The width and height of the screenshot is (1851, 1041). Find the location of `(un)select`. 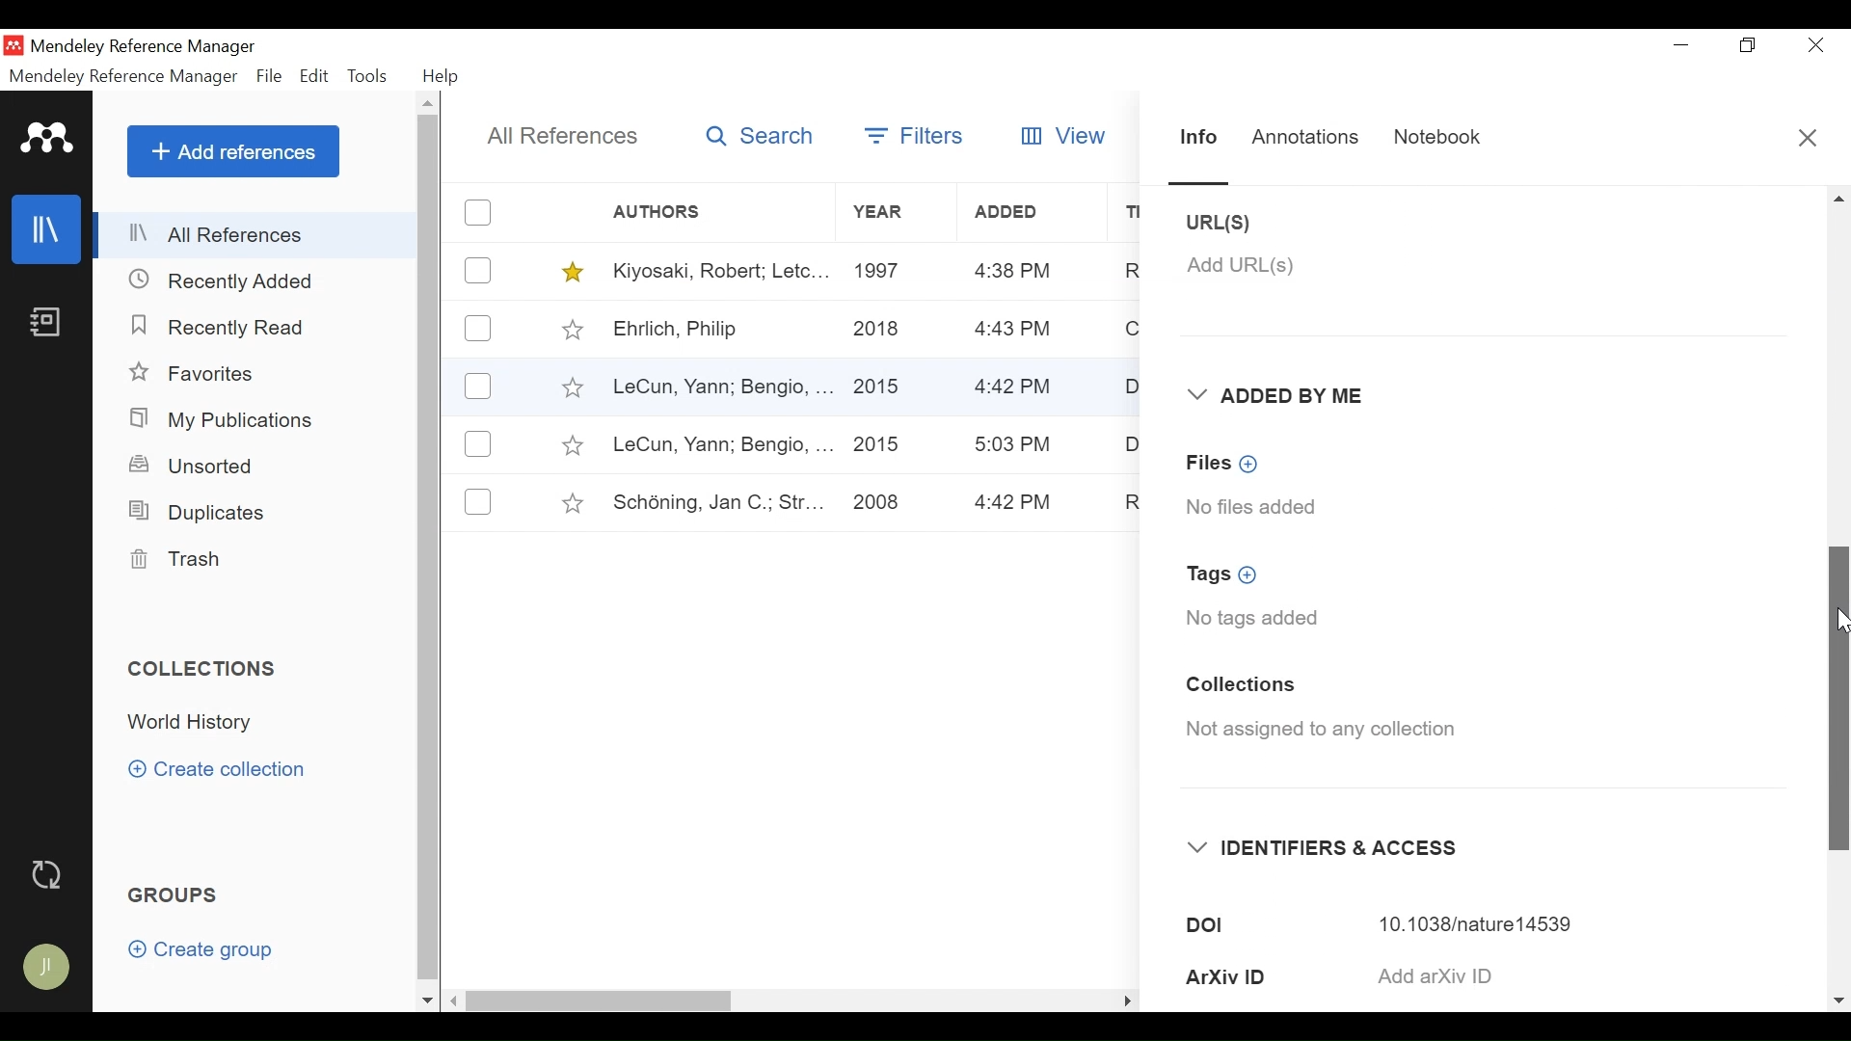

(un)select is located at coordinates (477, 328).